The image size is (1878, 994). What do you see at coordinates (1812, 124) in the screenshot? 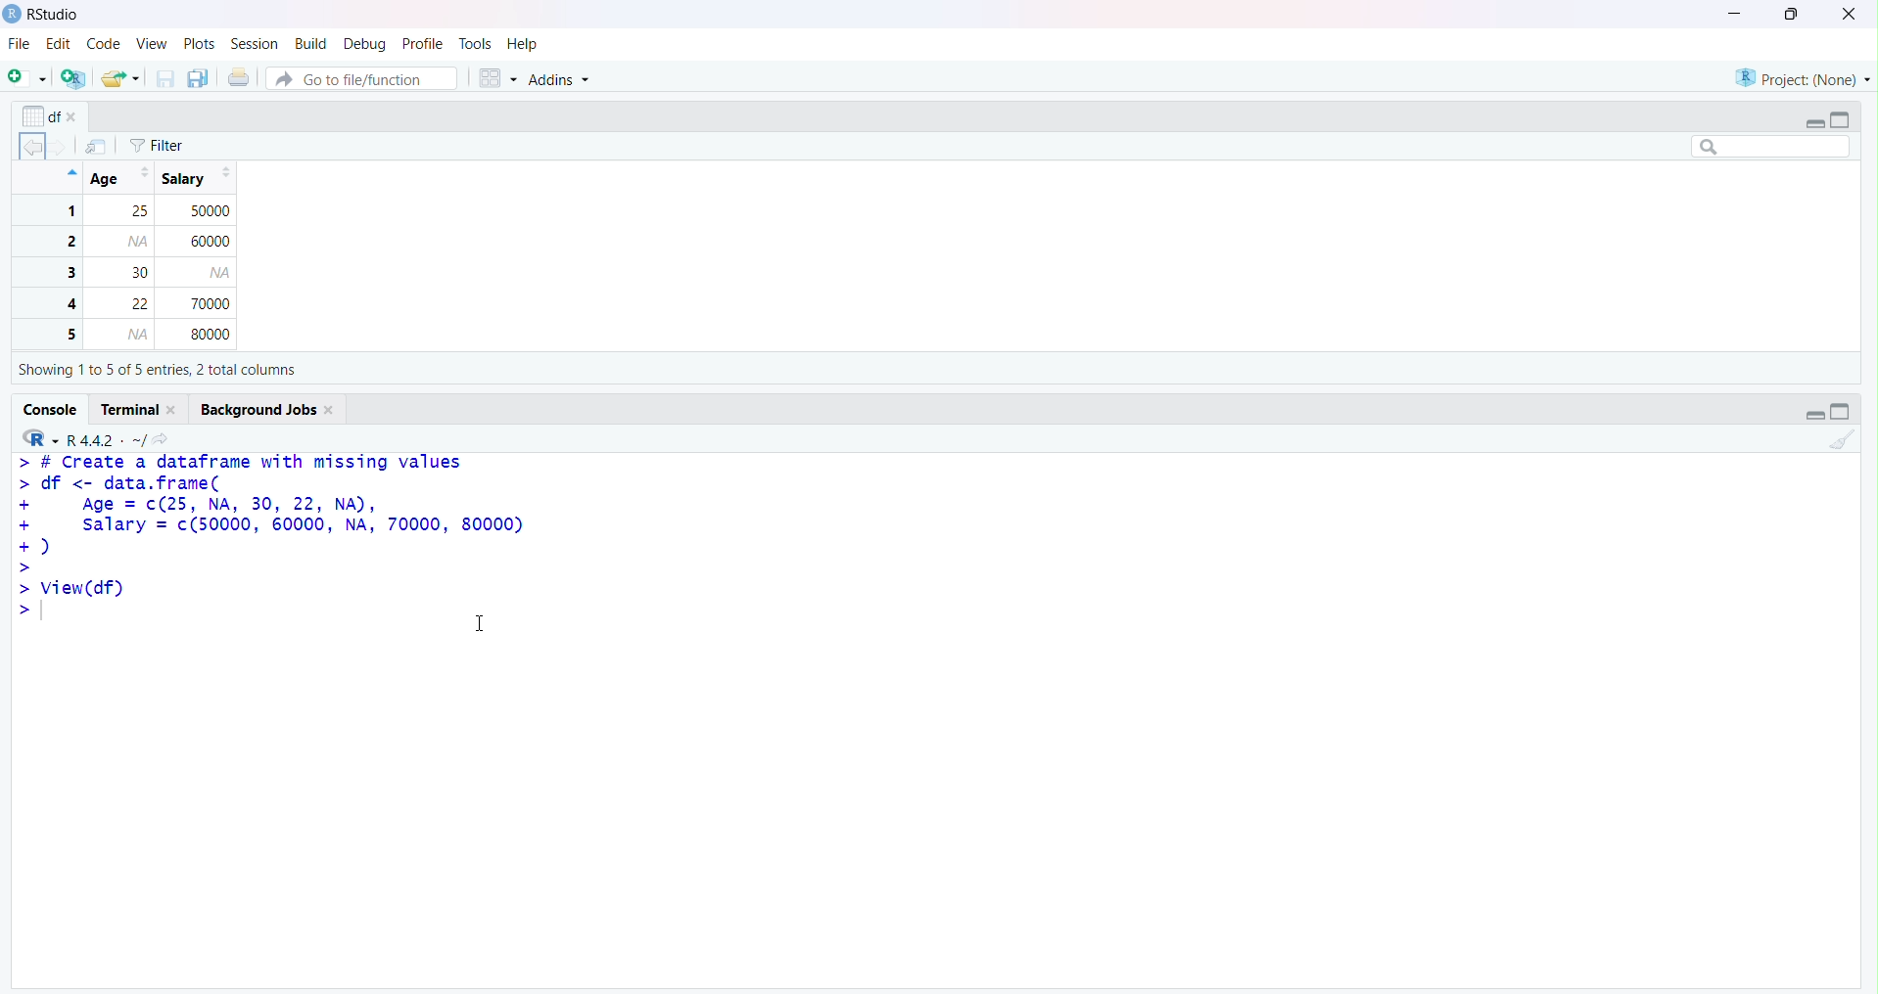
I see `Minimize` at bounding box center [1812, 124].